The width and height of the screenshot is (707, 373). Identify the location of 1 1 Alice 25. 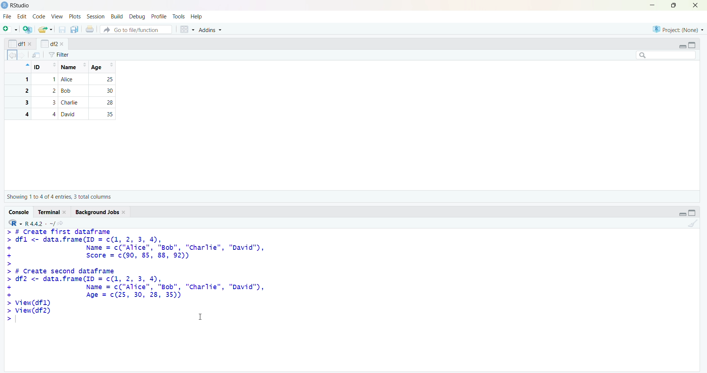
(63, 79).